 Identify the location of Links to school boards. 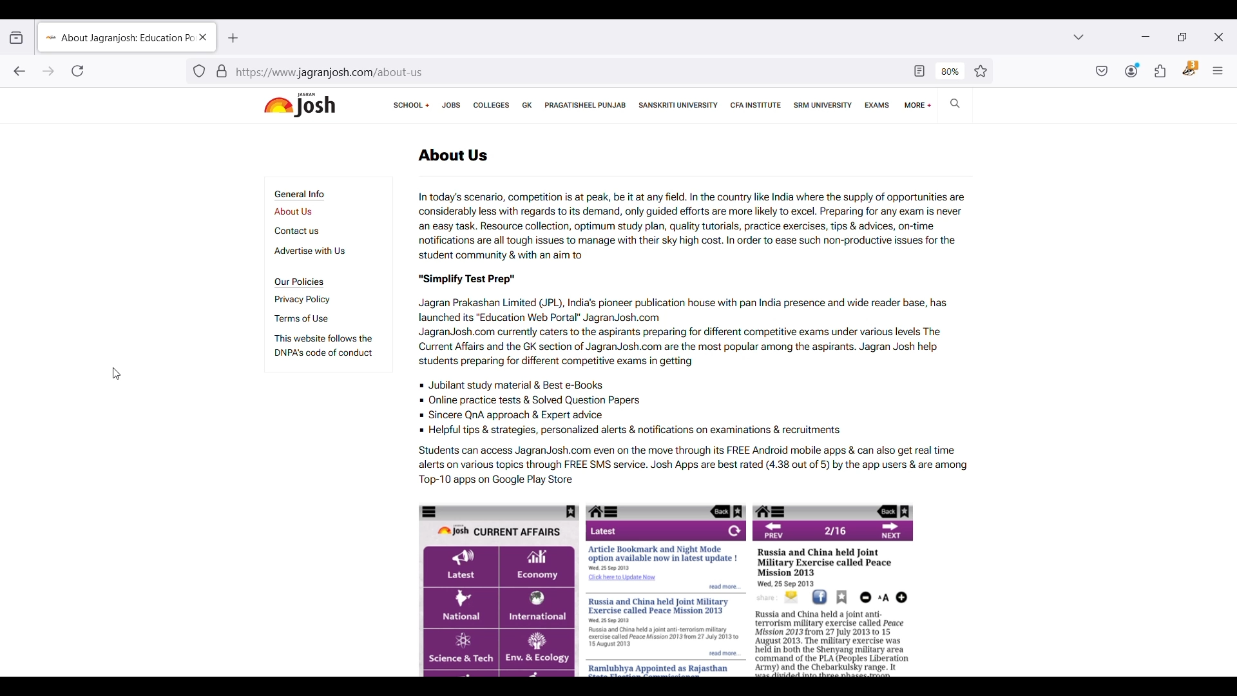
(412, 104).